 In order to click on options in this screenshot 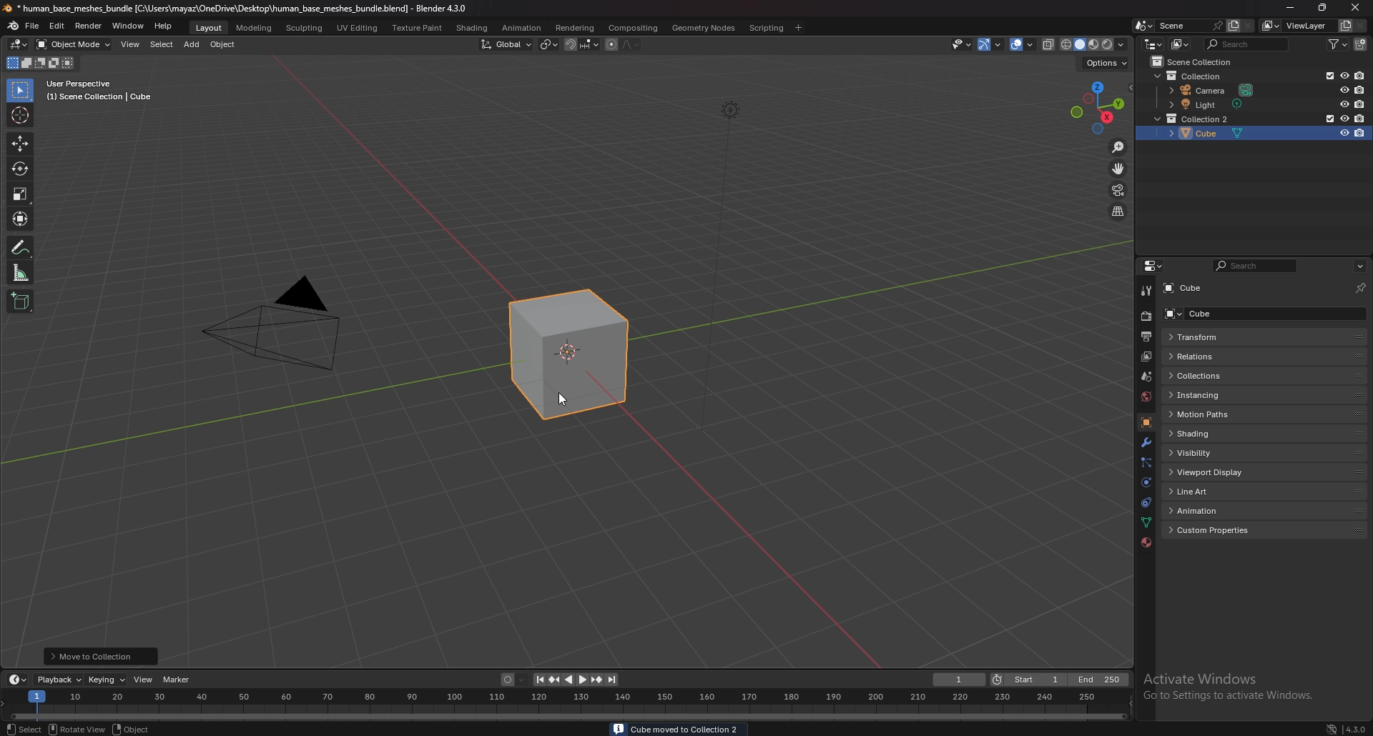, I will do `click(1106, 61)`.